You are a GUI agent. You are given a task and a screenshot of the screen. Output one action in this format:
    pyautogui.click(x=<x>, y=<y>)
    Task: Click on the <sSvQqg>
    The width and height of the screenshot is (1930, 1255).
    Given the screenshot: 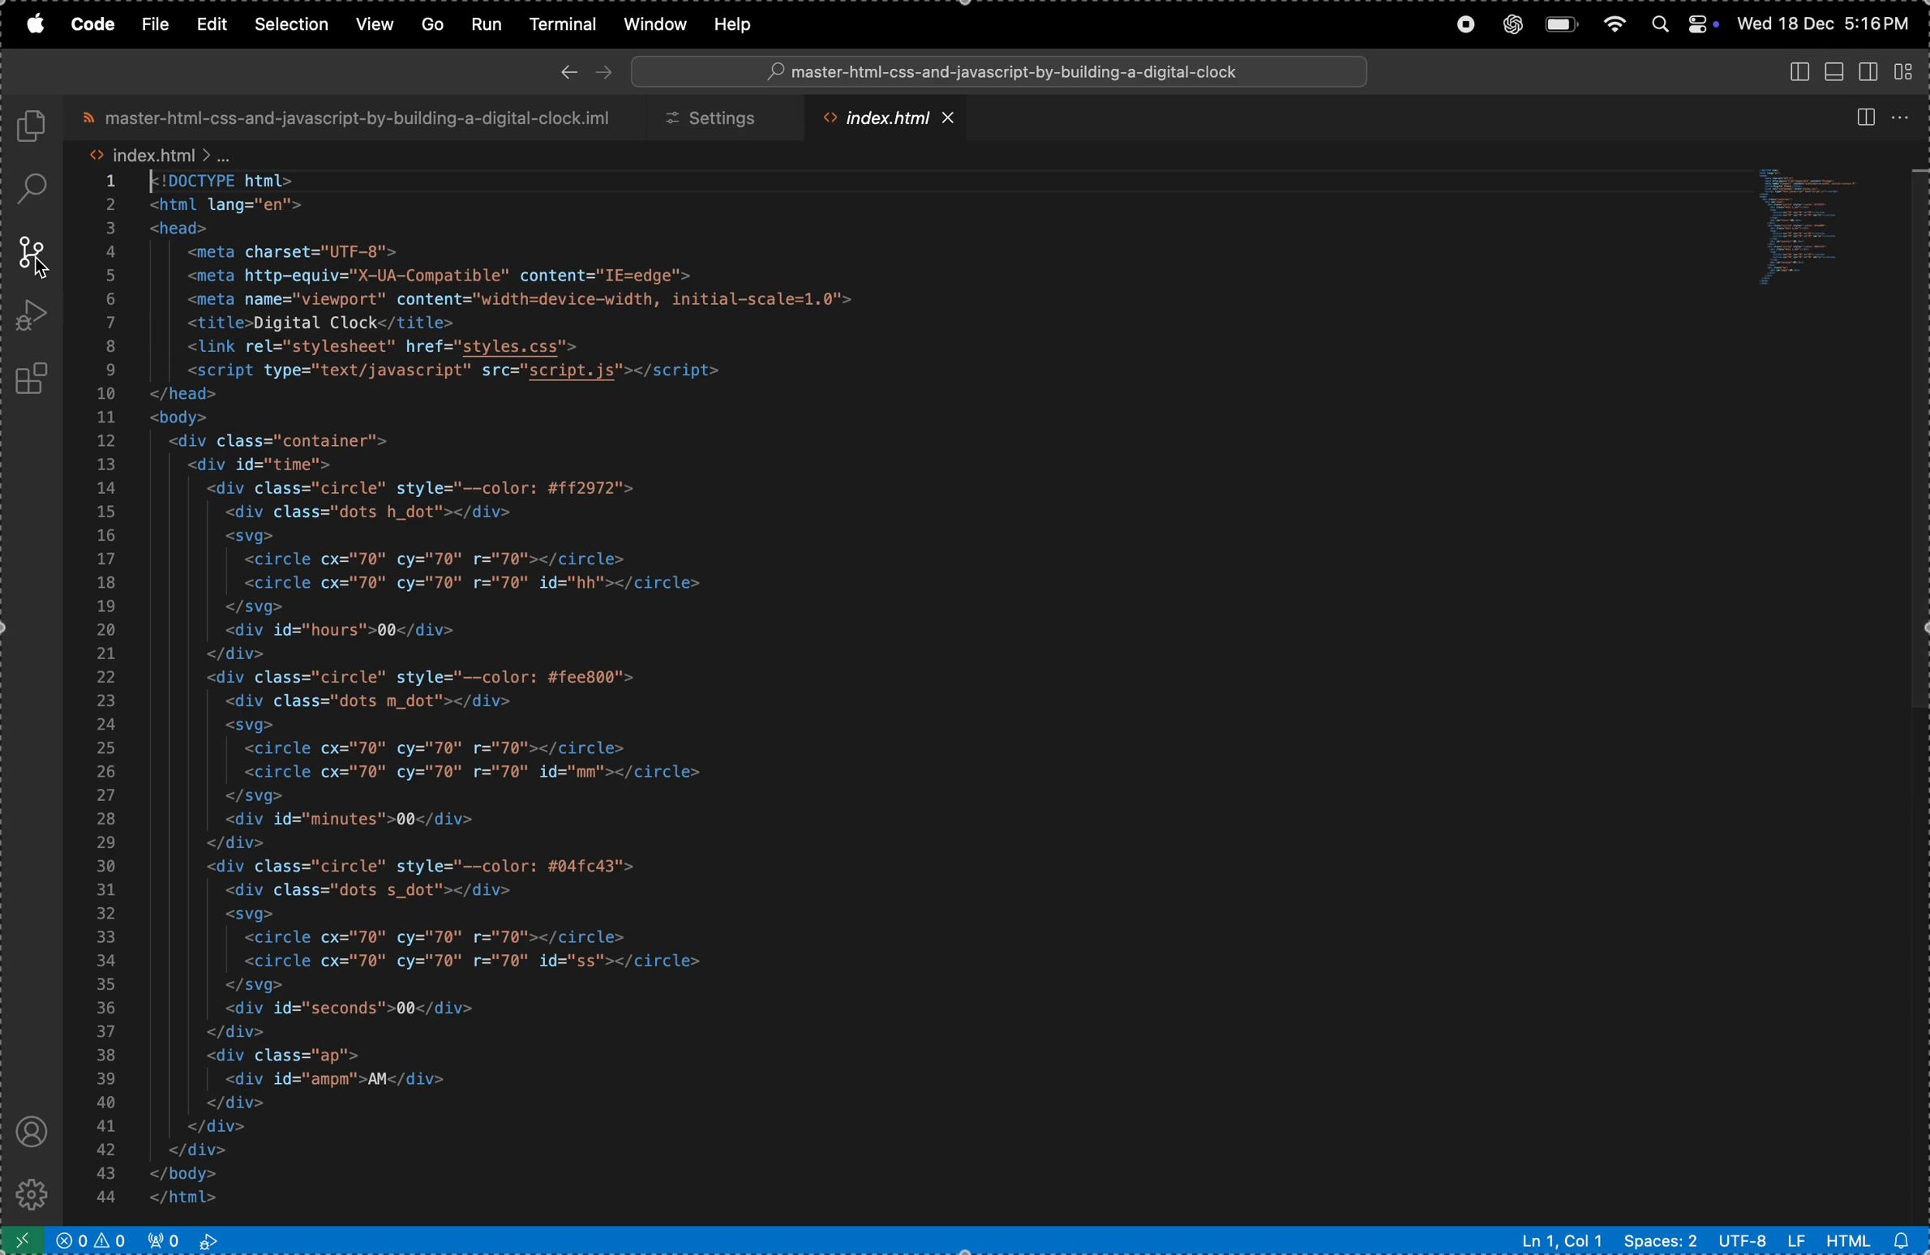 What is the action you would take?
    pyautogui.click(x=247, y=726)
    